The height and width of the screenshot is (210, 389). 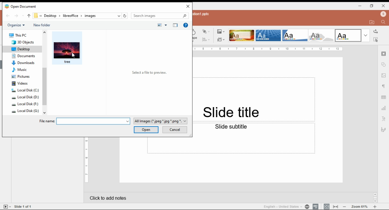 I want to click on file path, so click(x=35, y=15).